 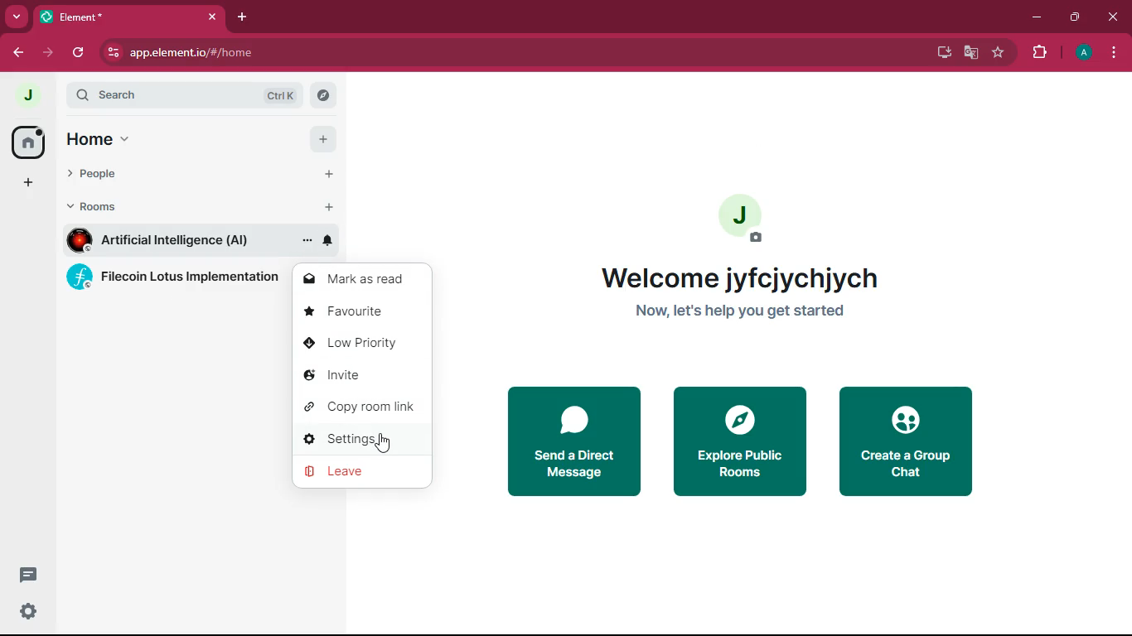 What do you see at coordinates (360, 375) in the screenshot?
I see `invite` at bounding box center [360, 375].